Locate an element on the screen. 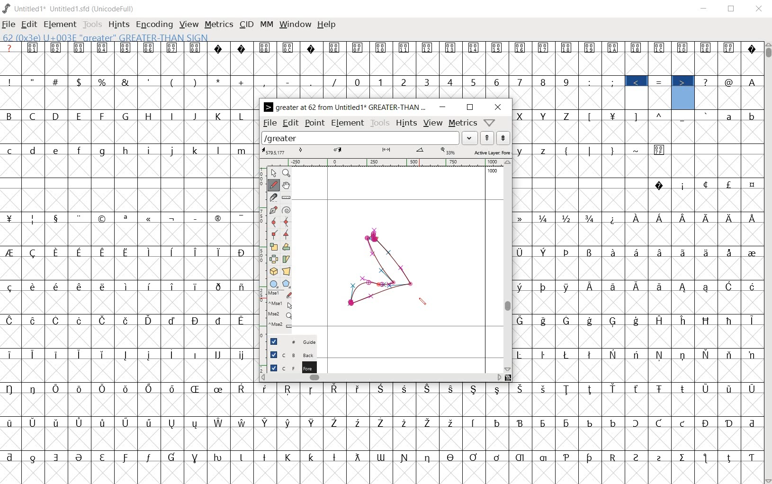 Image resolution: width=772 pixels, height=484 pixels. active layer: foreground is located at coordinates (386, 152).